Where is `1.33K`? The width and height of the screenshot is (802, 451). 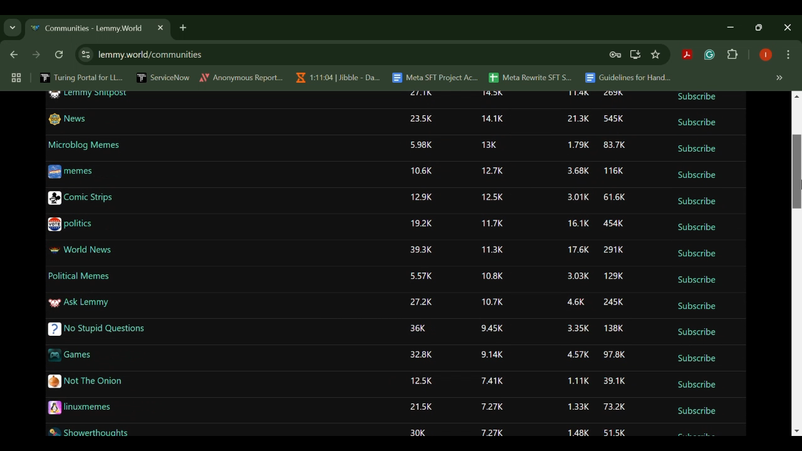 1.33K is located at coordinates (578, 408).